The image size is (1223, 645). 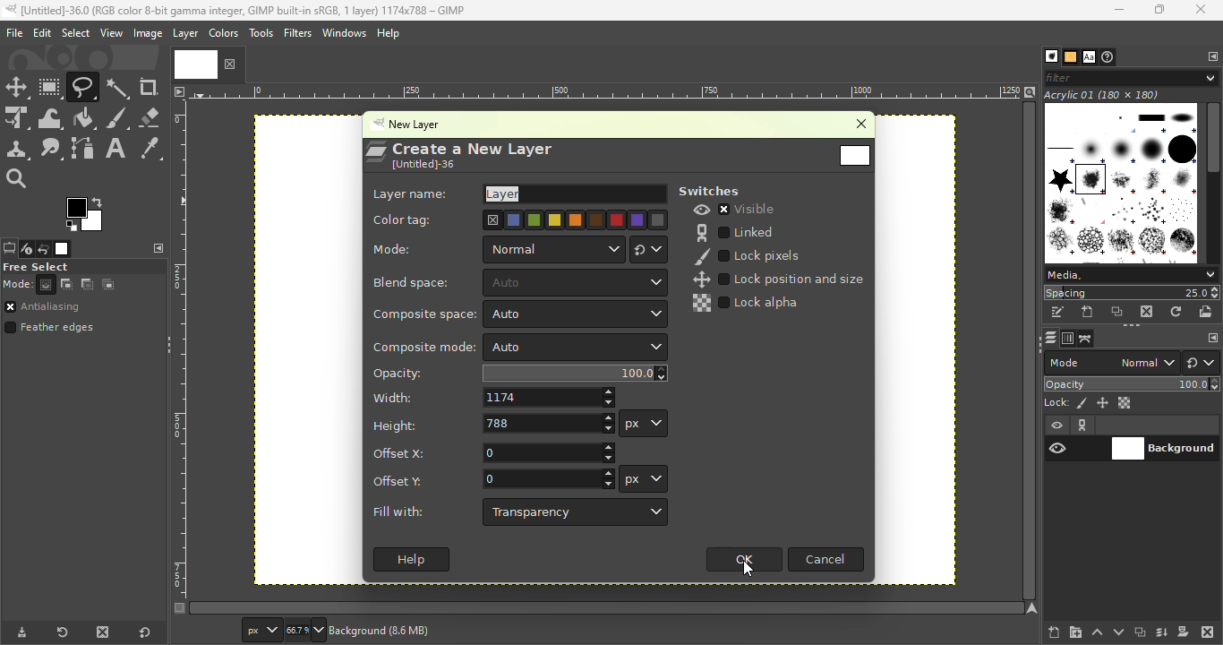 What do you see at coordinates (1139, 632) in the screenshot?
I see `Create a duplicate of the layer and add it to the image` at bounding box center [1139, 632].